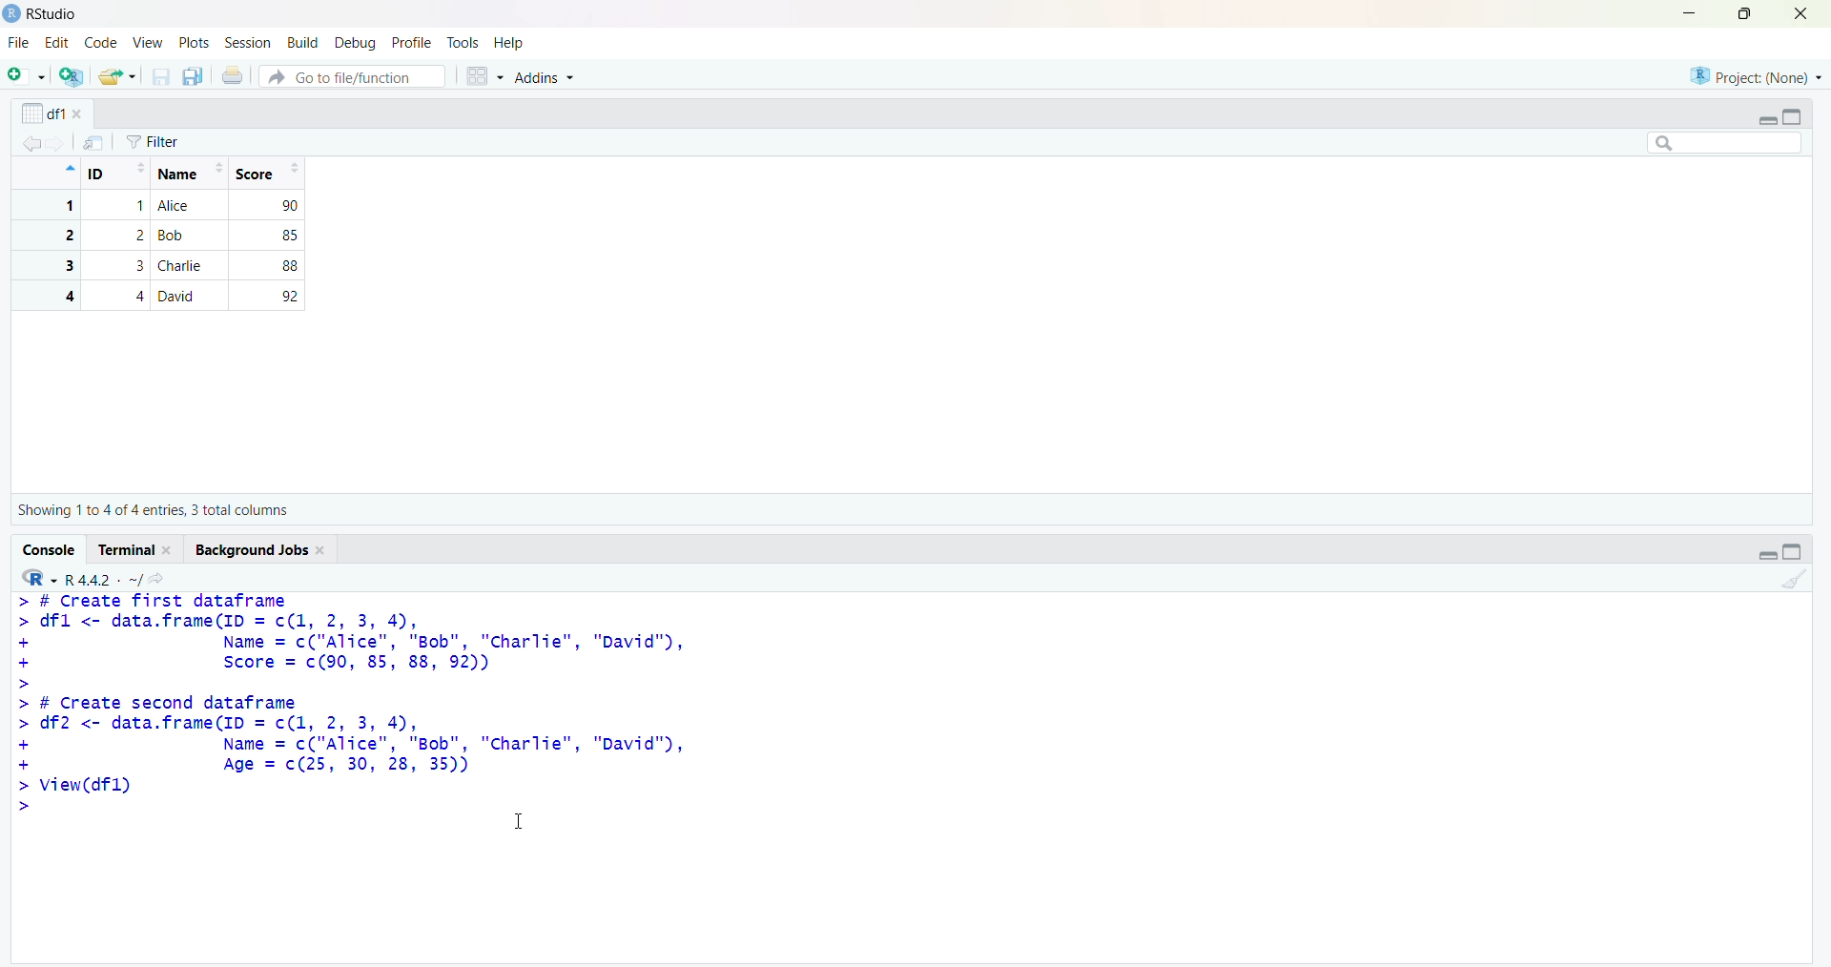 The height and width of the screenshot is (967, 1831). Describe the element at coordinates (170, 550) in the screenshot. I see `close` at that location.